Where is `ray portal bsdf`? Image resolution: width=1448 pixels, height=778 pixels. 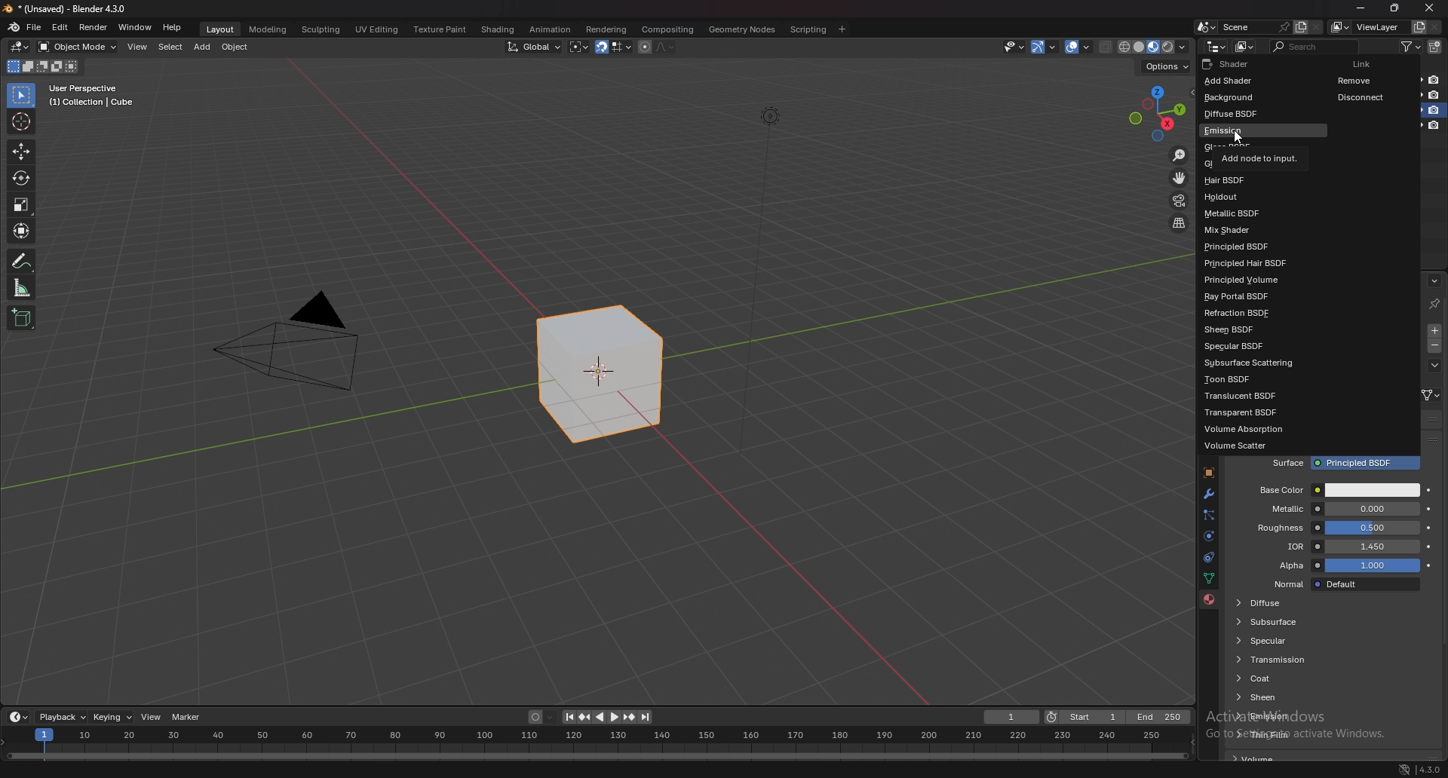
ray portal bsdf is located at coordinates (1259, 297).